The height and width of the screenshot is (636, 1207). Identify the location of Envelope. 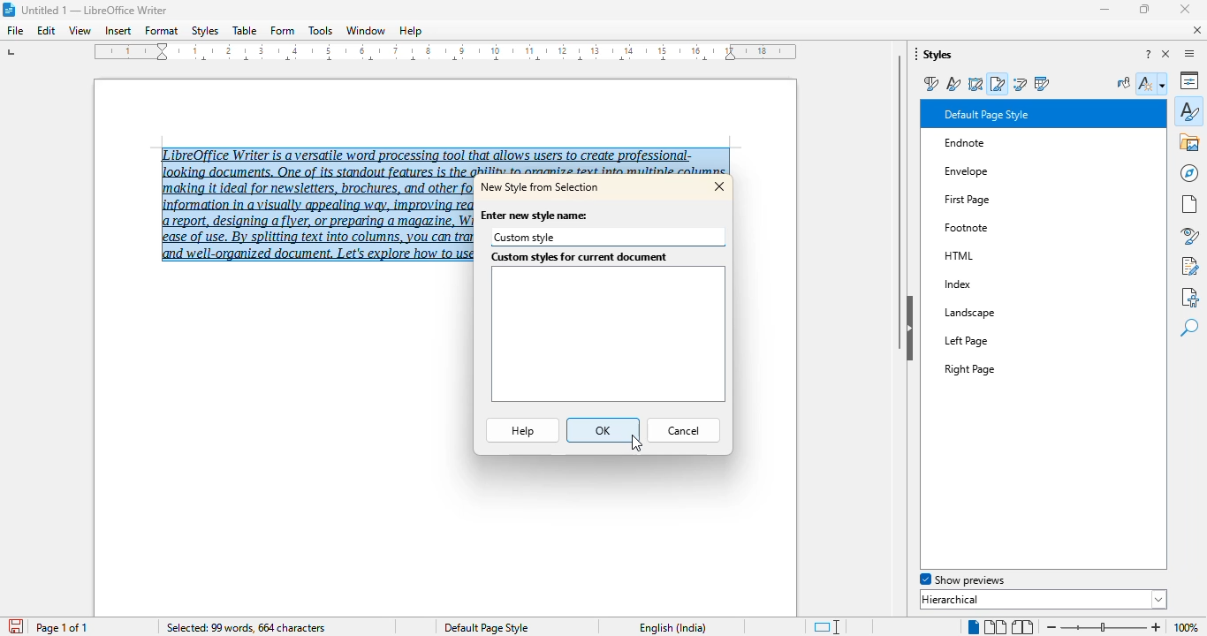
(1004, 168).